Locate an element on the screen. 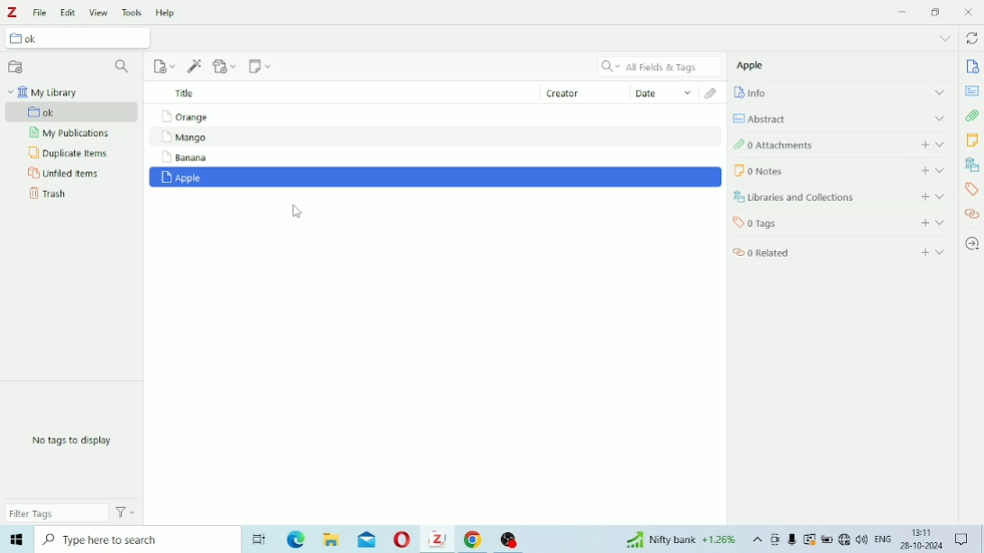 The height and width of the screenshot is (553, 984). Libraries and collections is located at coordinates (972, 165).